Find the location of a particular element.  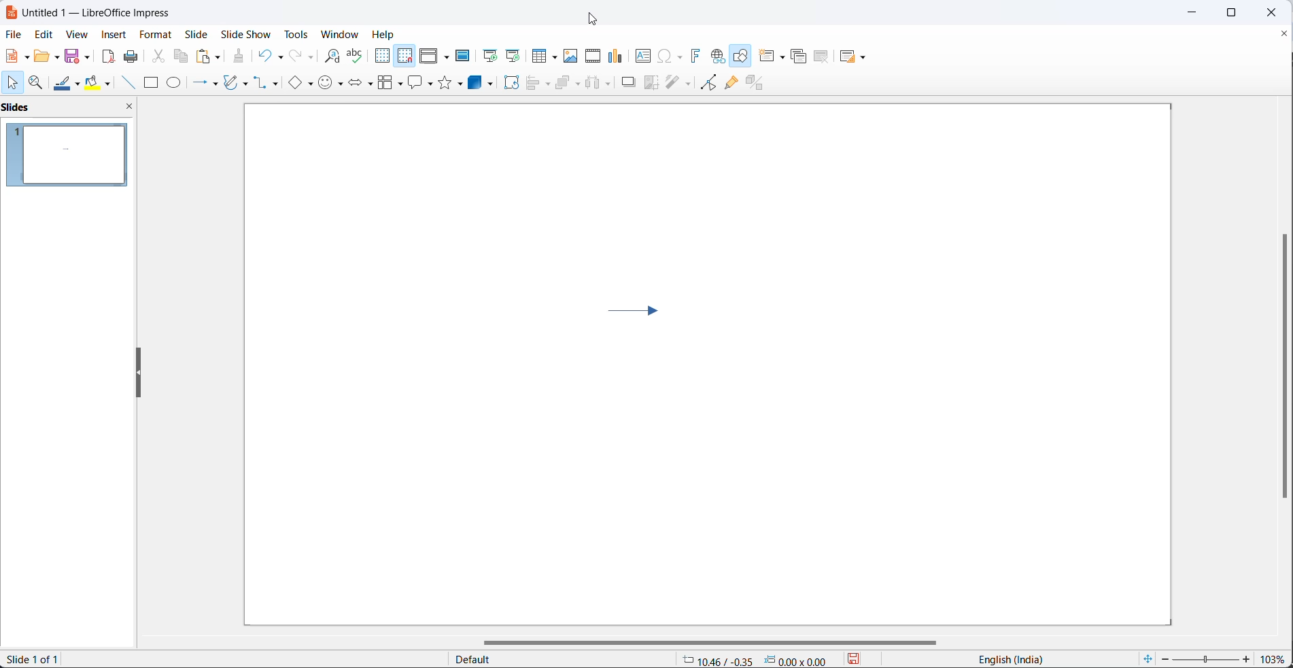

connectors is located at coordinates (269, 84).